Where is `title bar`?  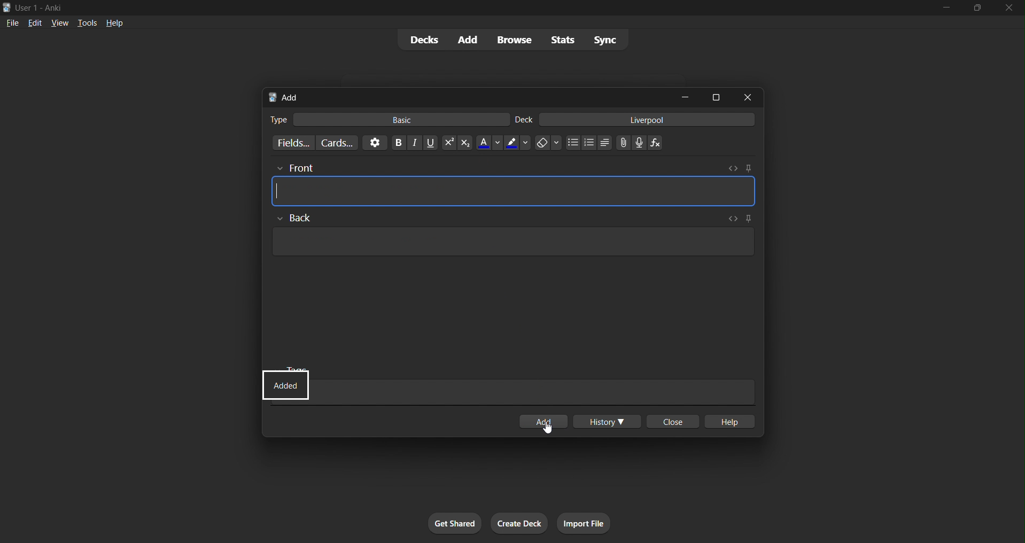 title bar is located at coordinates (452, 6).